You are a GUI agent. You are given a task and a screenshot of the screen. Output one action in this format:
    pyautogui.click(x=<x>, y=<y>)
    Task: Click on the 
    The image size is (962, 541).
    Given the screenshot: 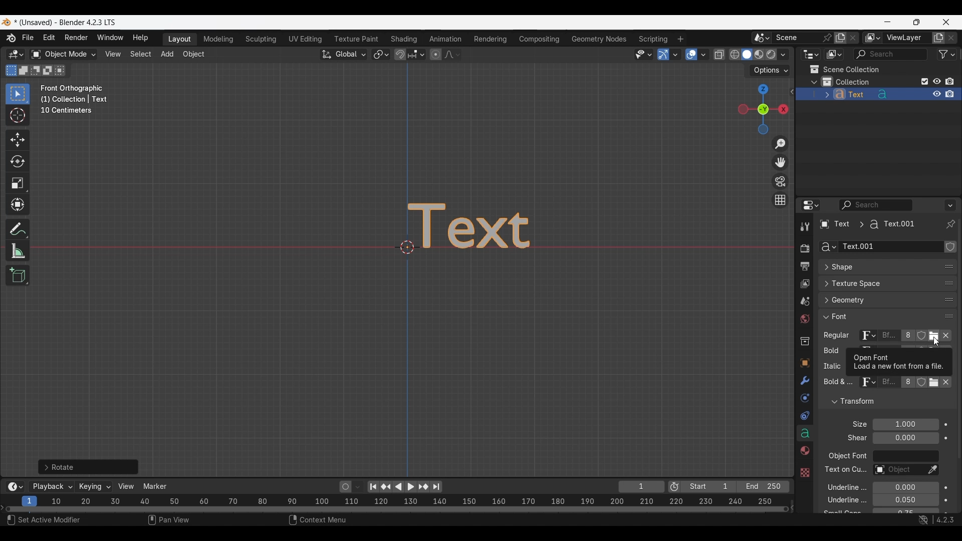 What is the action you would take?
    pyautogui.click(x=844, y=471)
    